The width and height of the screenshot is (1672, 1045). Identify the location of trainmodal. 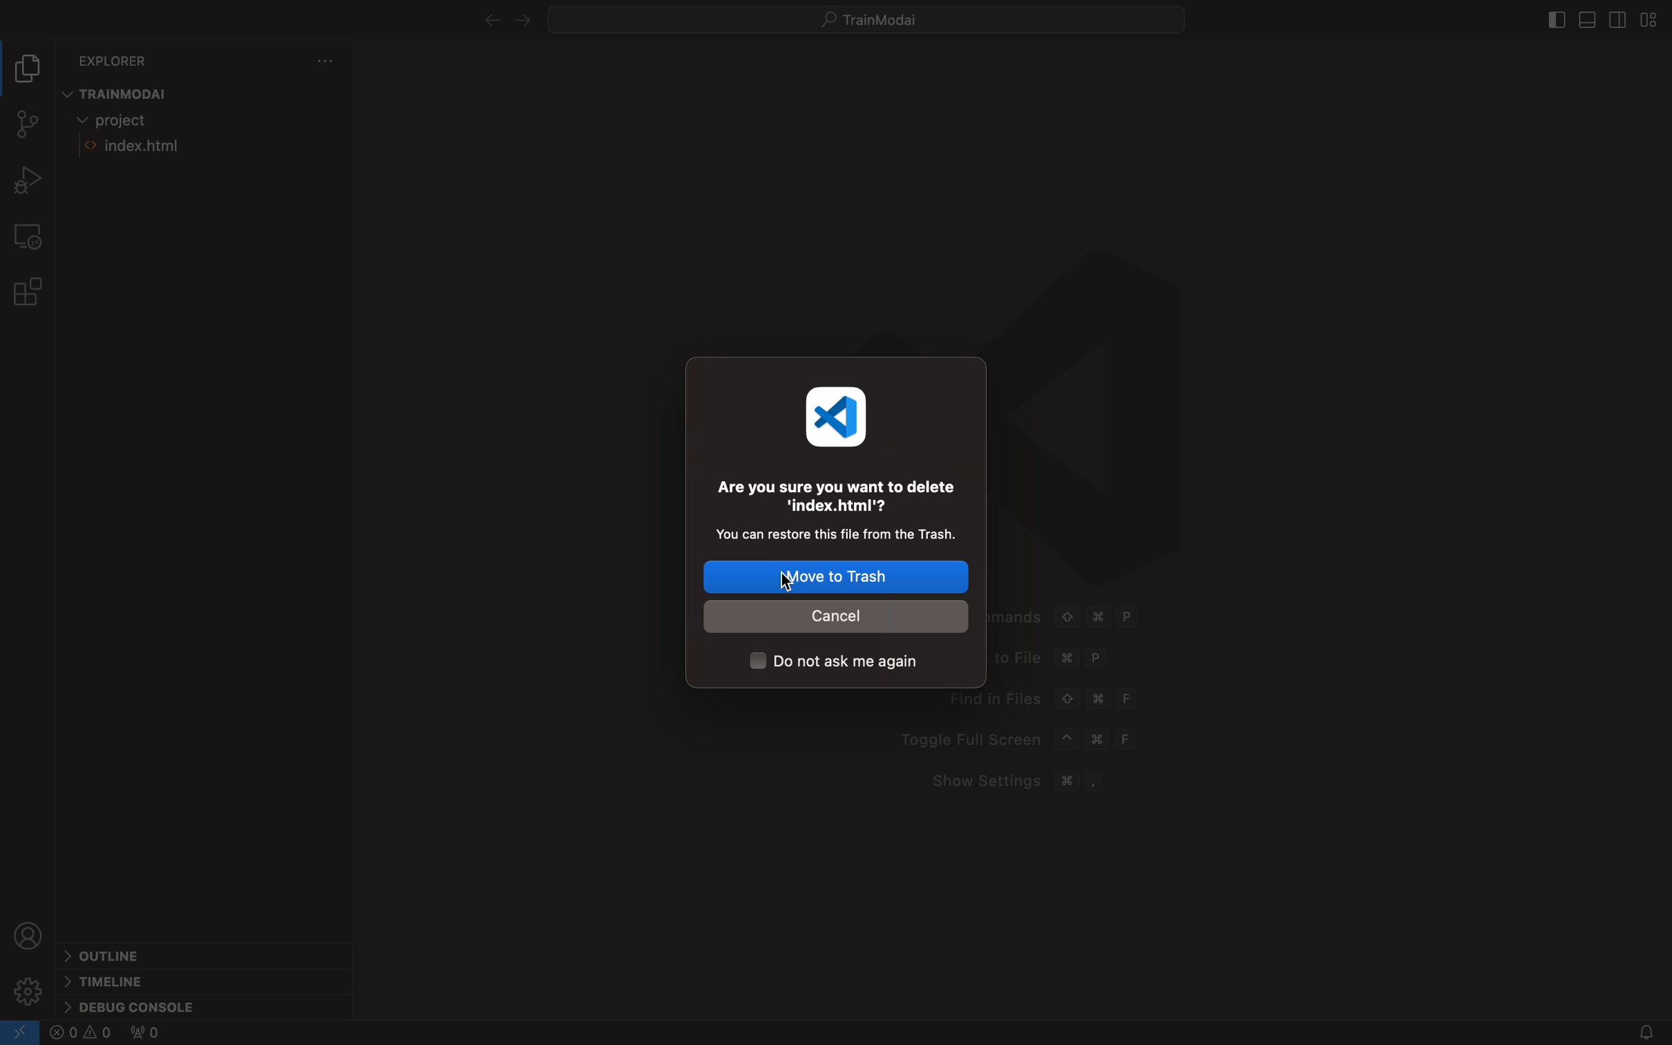
(127, 92).